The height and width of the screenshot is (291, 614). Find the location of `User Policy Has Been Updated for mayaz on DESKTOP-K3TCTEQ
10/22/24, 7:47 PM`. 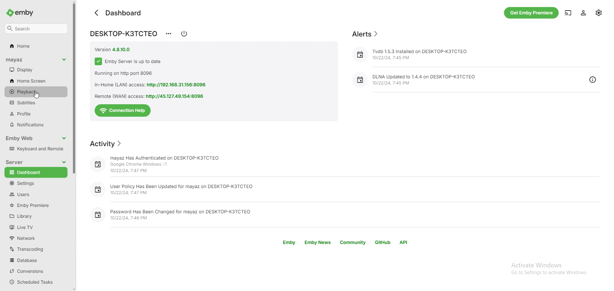

User Policy Has Been Updated for mayaz on DESKTOP-K3TCTEQ
10/22/24, 7:47 PM is located at coordinates (174, 191).